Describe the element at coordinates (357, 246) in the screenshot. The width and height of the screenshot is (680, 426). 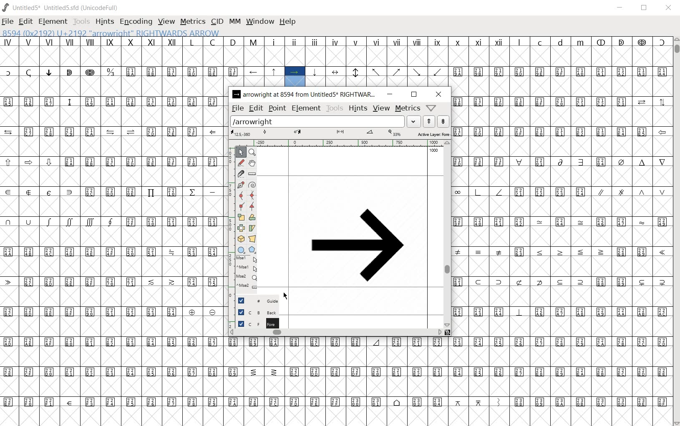
I see `forward arrow glyph added` at that location.